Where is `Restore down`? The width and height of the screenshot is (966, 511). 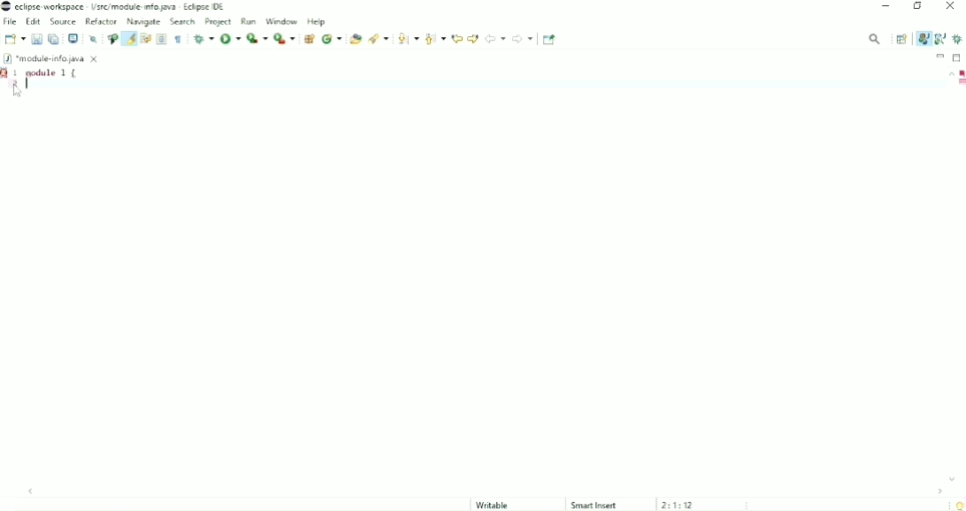 Restore down is located at coordinates (918, 8).